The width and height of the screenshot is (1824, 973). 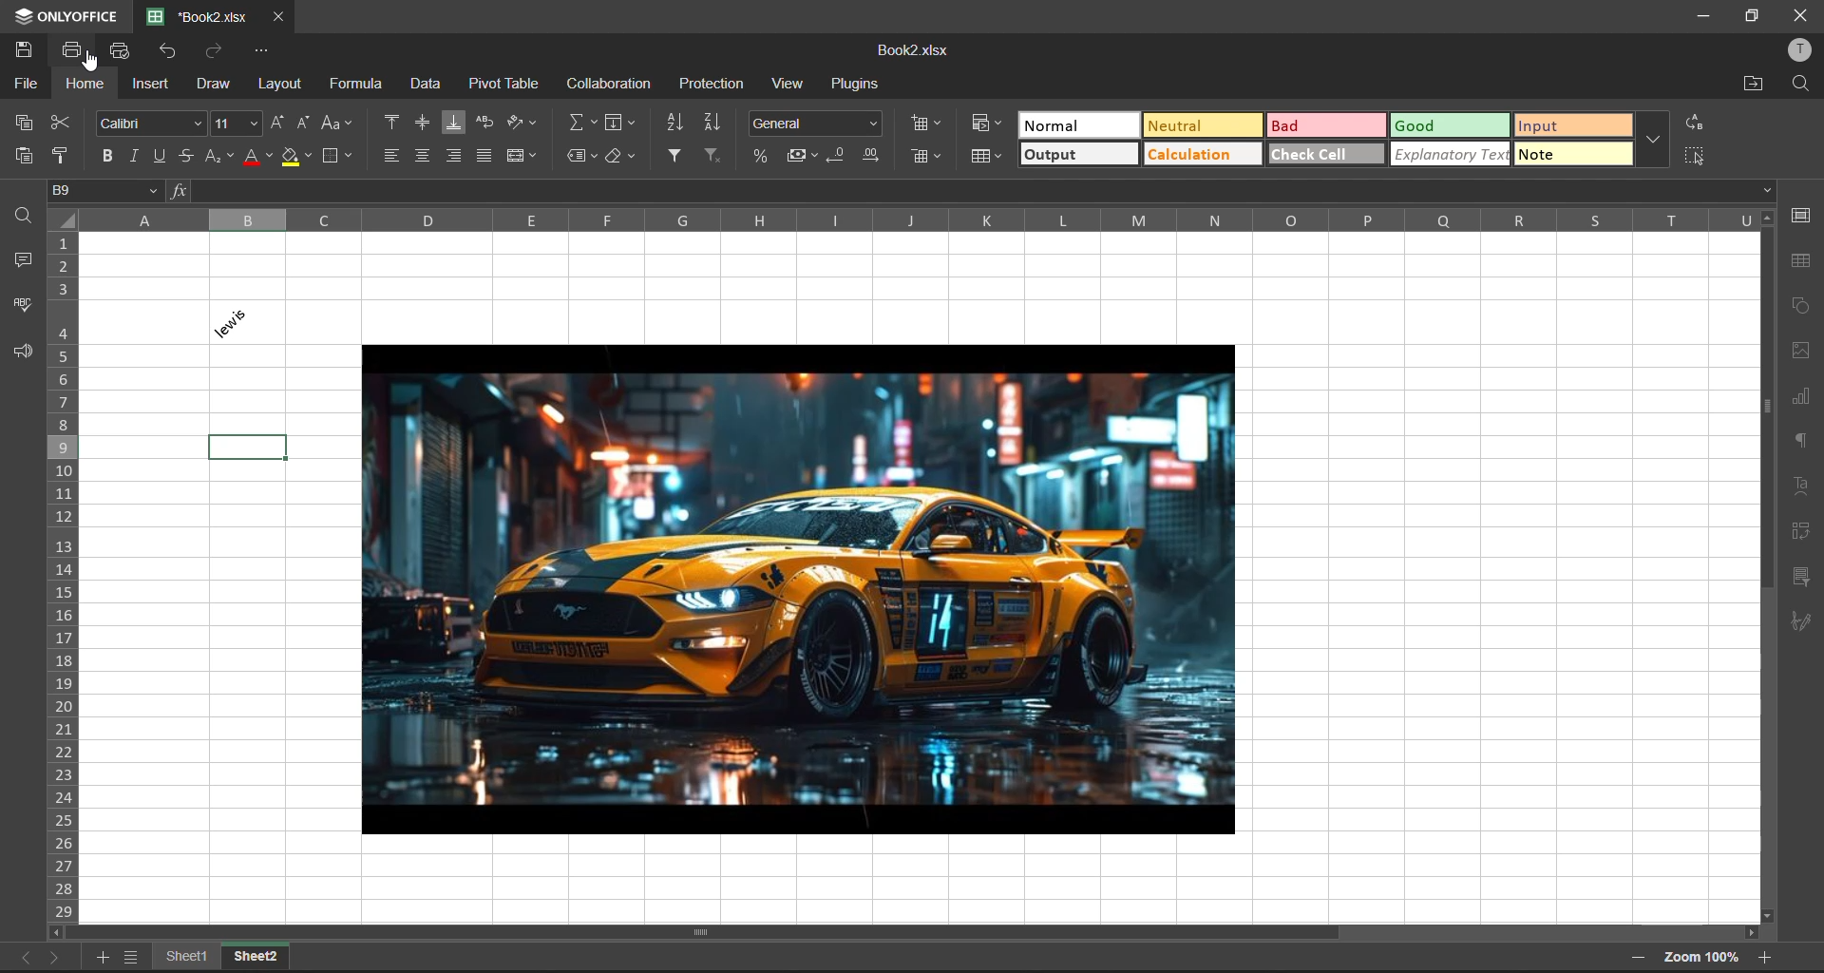 I want to click on row numbers, so click(x=64, y=578).